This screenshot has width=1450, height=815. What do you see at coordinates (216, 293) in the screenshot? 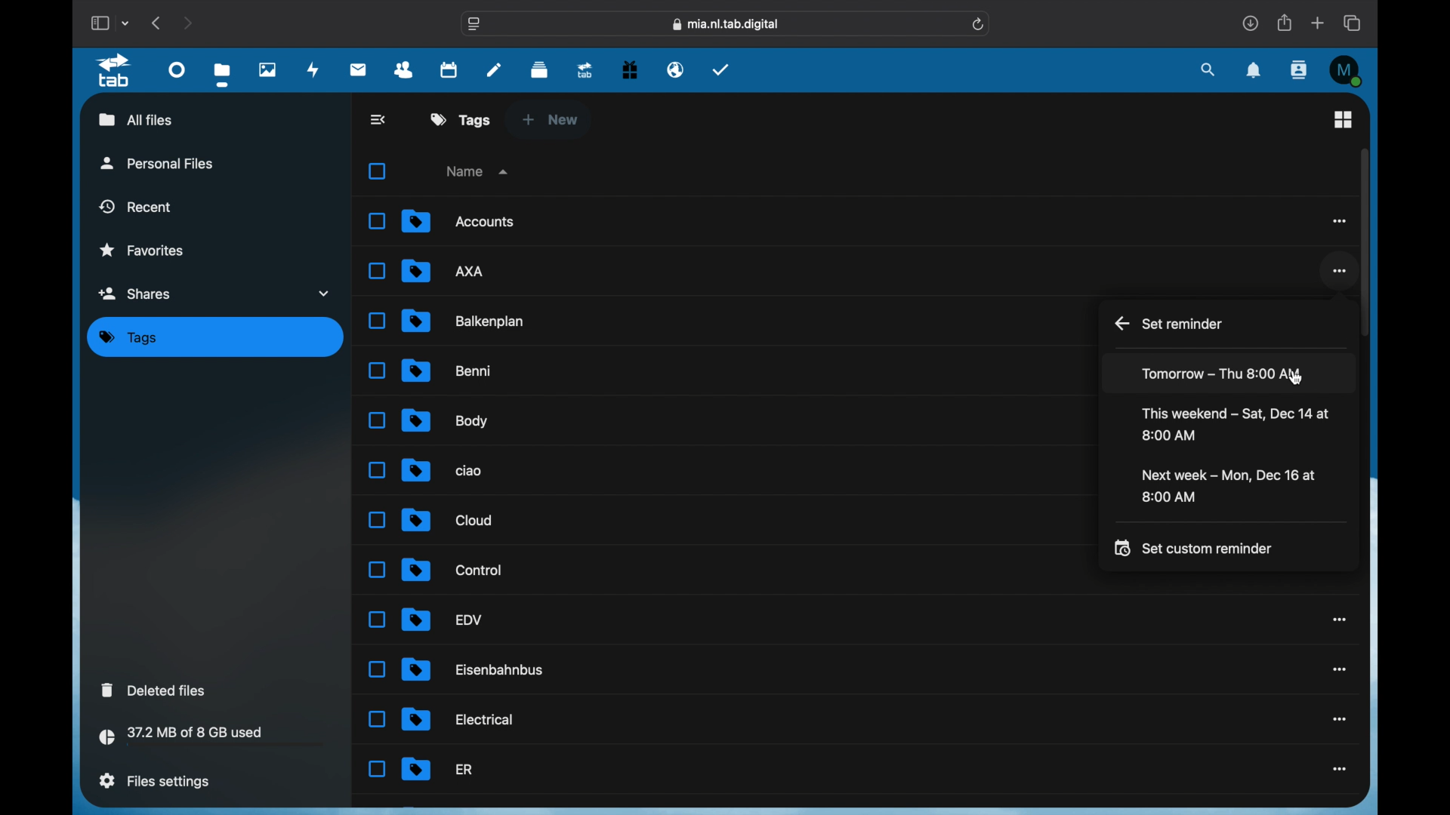
I see `shares` at bounding box center [216, 293].